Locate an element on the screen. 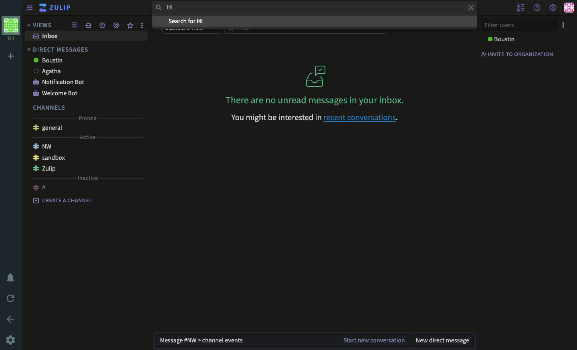 The width and height of the screenshot is (577, 350). welcome bot is located at coordinates (57, 93).